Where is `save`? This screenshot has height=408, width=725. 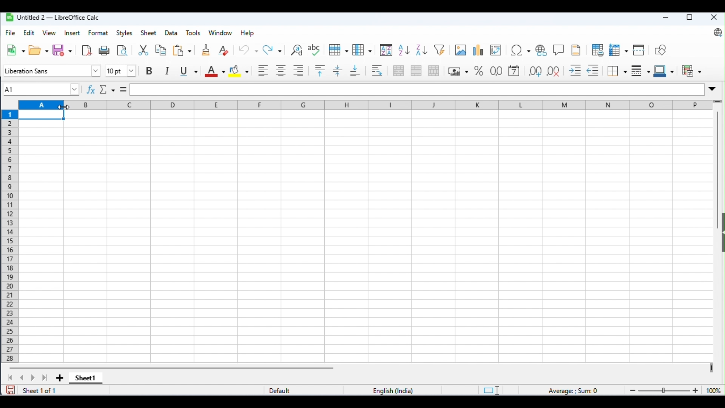
save is located at coordinates (11, 389).